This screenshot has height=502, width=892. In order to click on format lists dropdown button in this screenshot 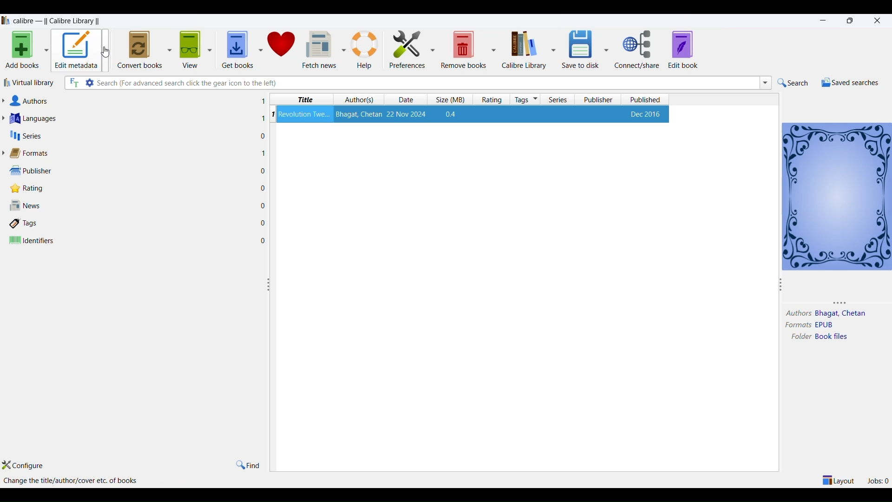, I will do `click(6, 153)`.